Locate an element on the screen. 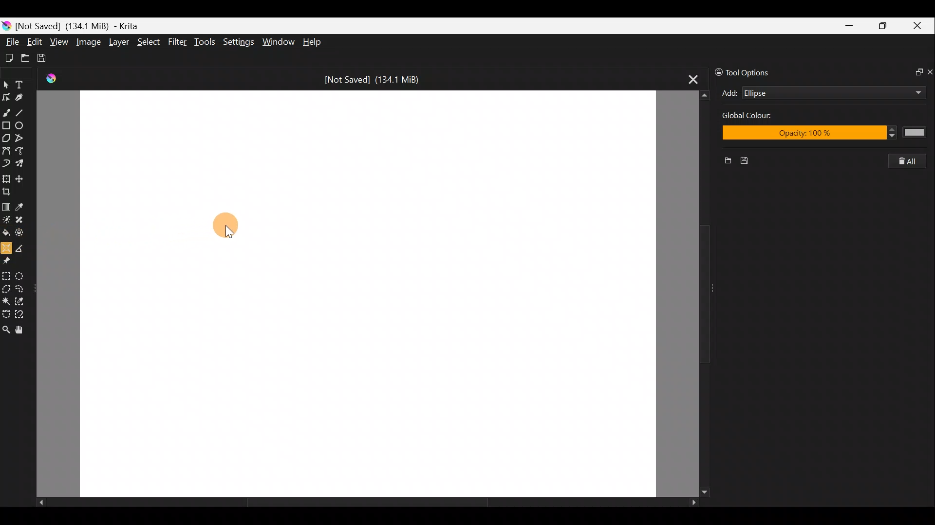 The image size is (935, 525). Filter is located at coordinates (178, 43).